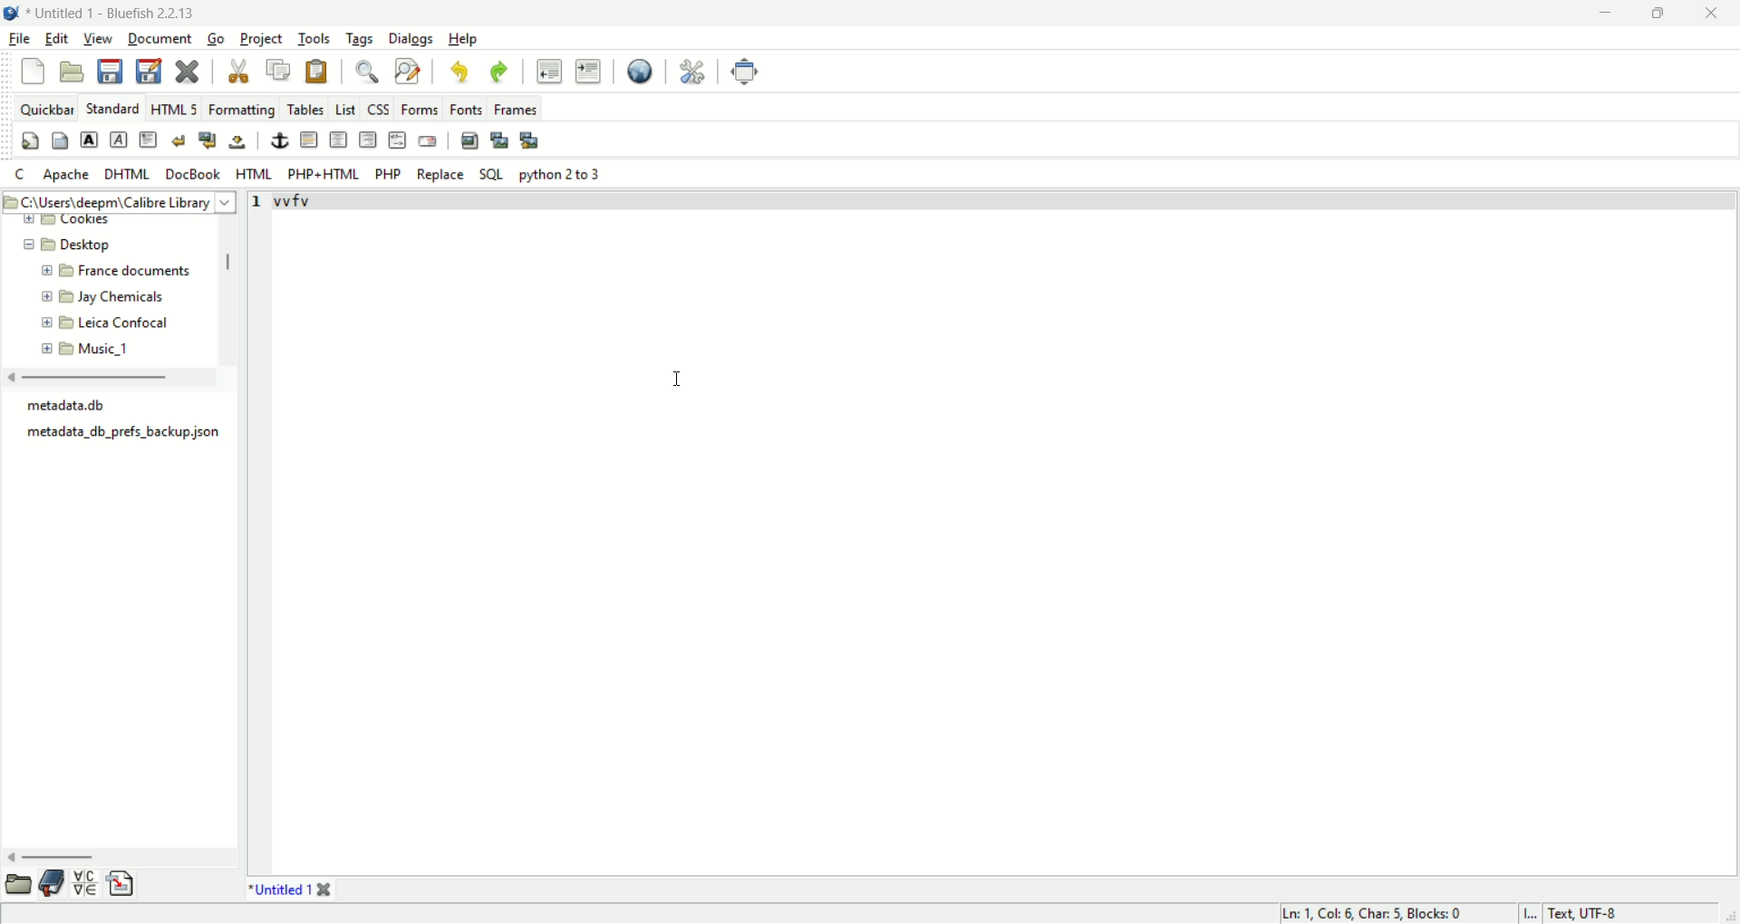 This screenshot has height=924, width=1740. Describe the element at coordinates (290, 890) in the screenshot. I see `*Untitled 1` at that location.